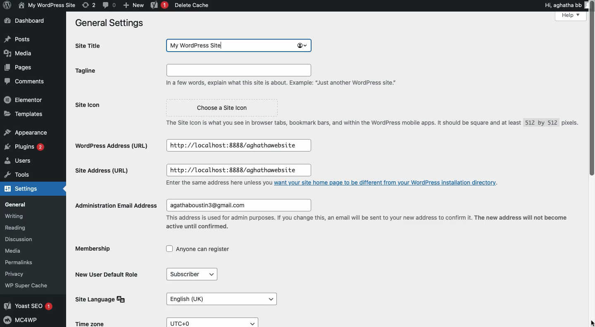  I want to click on Discussion, so click(17, 240).